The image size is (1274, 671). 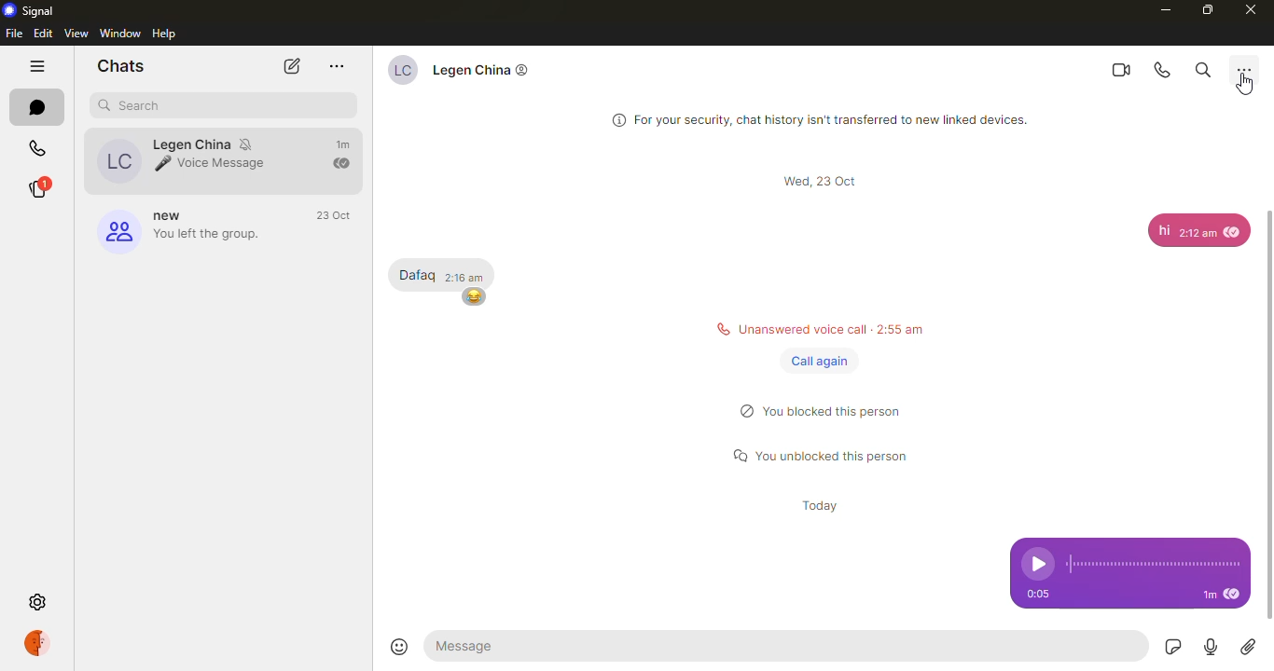 What do you see at coordinates (40, 144) in the screenshot?
I see `calls` at bounding box center [40, 144].